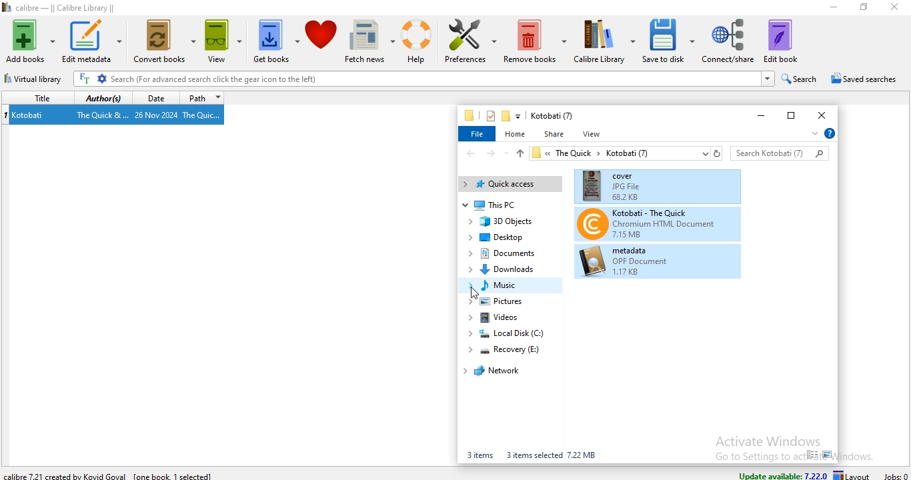  I want to click on minimise, so click(757, 117).